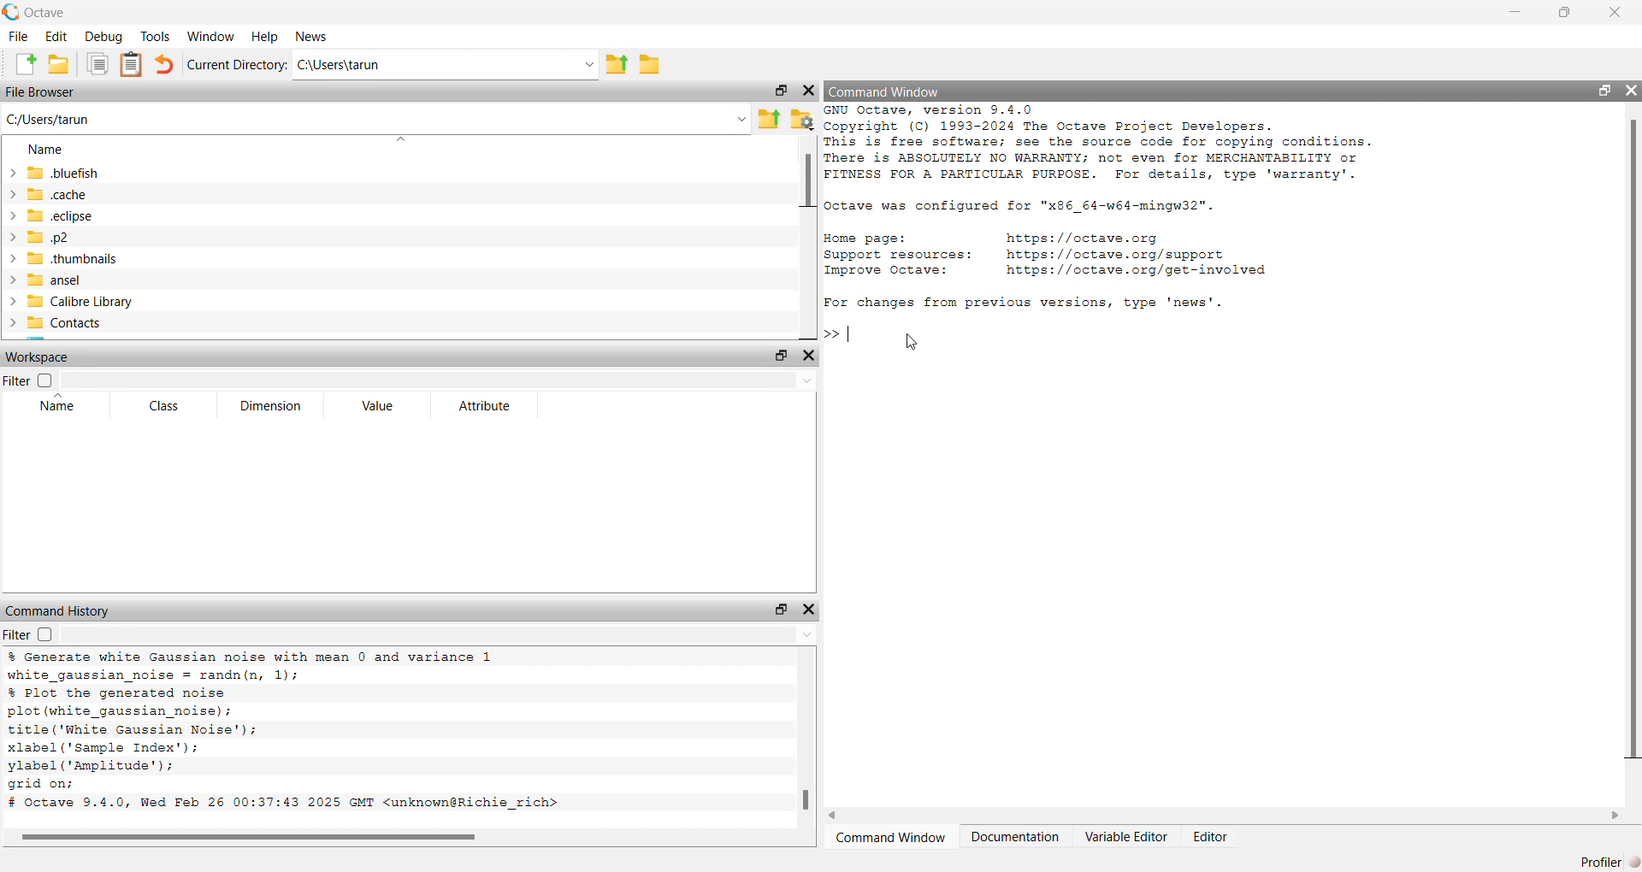 The width and height of the screenshot is (1642, 872). What do you see at coordinates (1592, 862) in the screenshot?
I see `profiler` at bounding box center [1592, 862].